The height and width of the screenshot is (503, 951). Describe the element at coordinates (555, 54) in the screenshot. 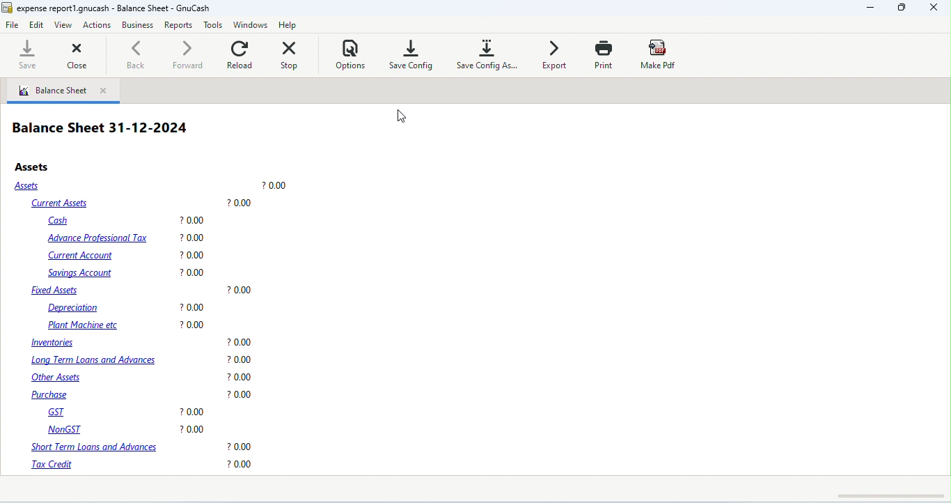

I see `export` at that location.